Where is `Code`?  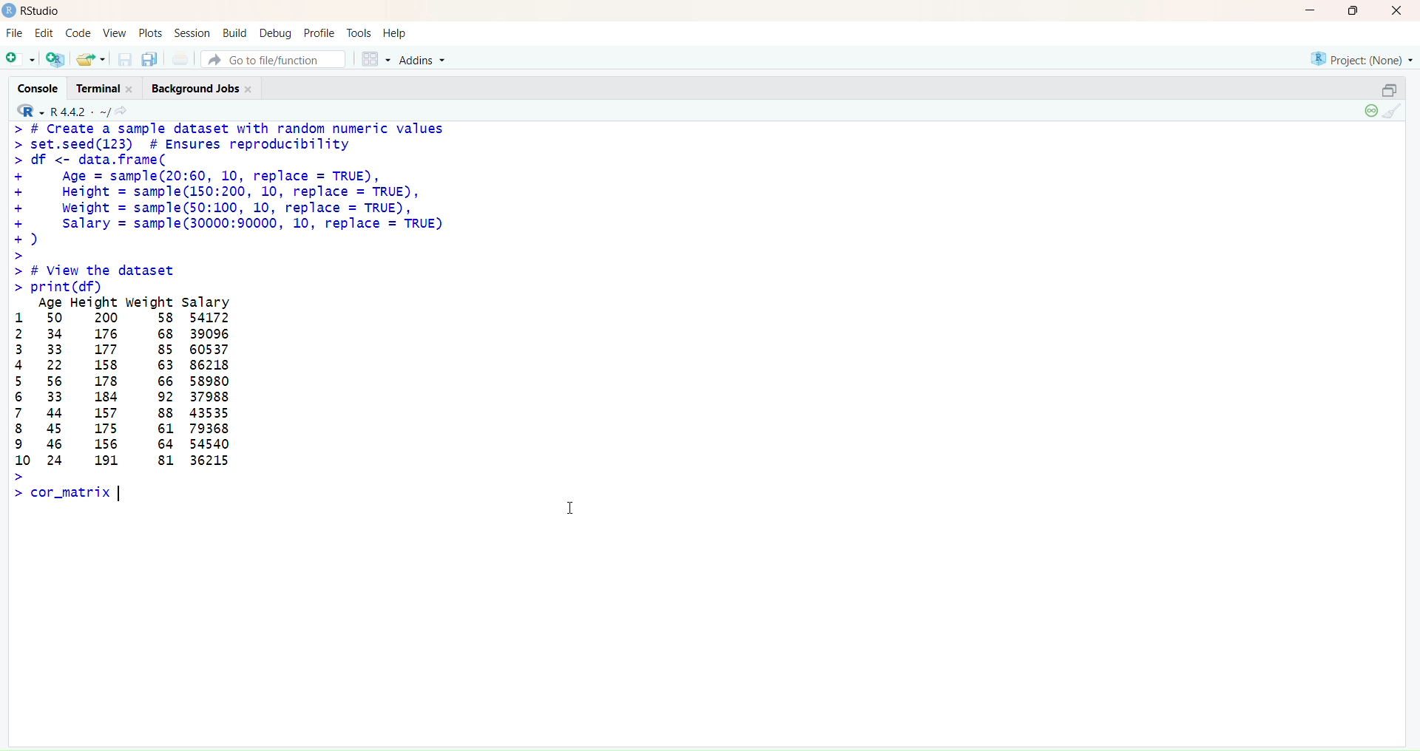 Code is located at coordinates (77, 34).